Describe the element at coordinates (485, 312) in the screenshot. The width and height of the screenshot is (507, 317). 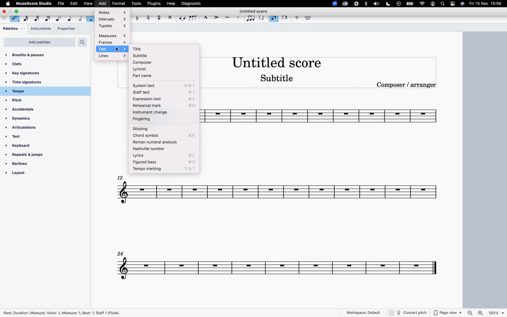
I see `Zoom percentage` at that location.